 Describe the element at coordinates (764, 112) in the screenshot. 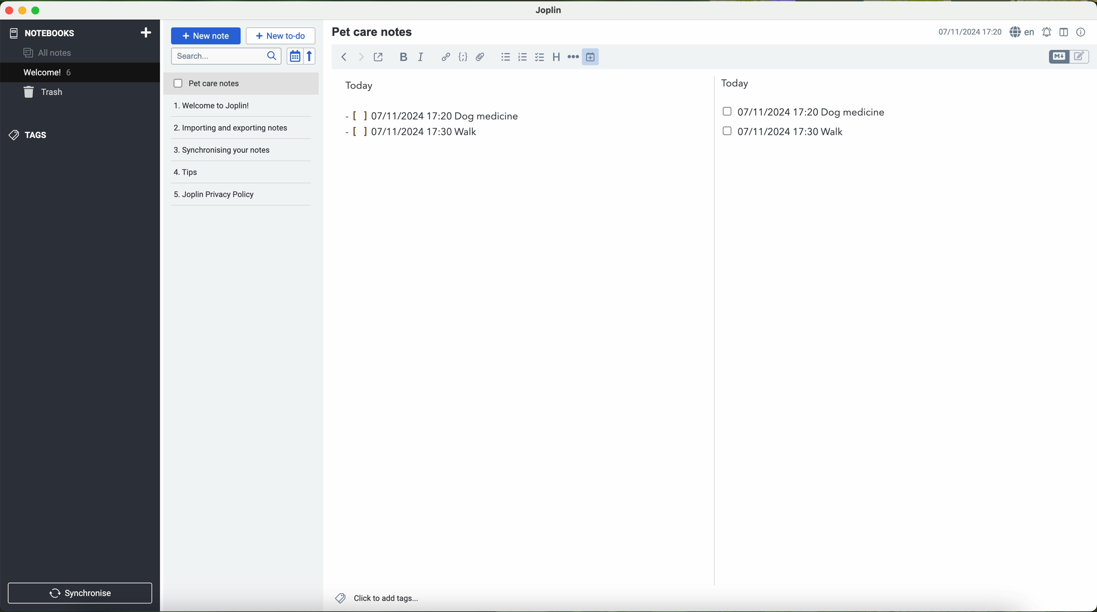

I see `date and hour` at that location.